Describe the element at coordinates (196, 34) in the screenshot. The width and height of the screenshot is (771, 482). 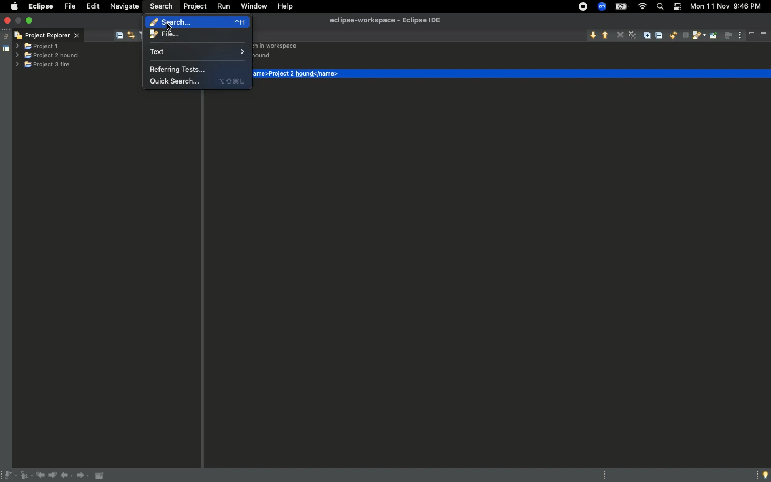
I see ` File...` at that location.